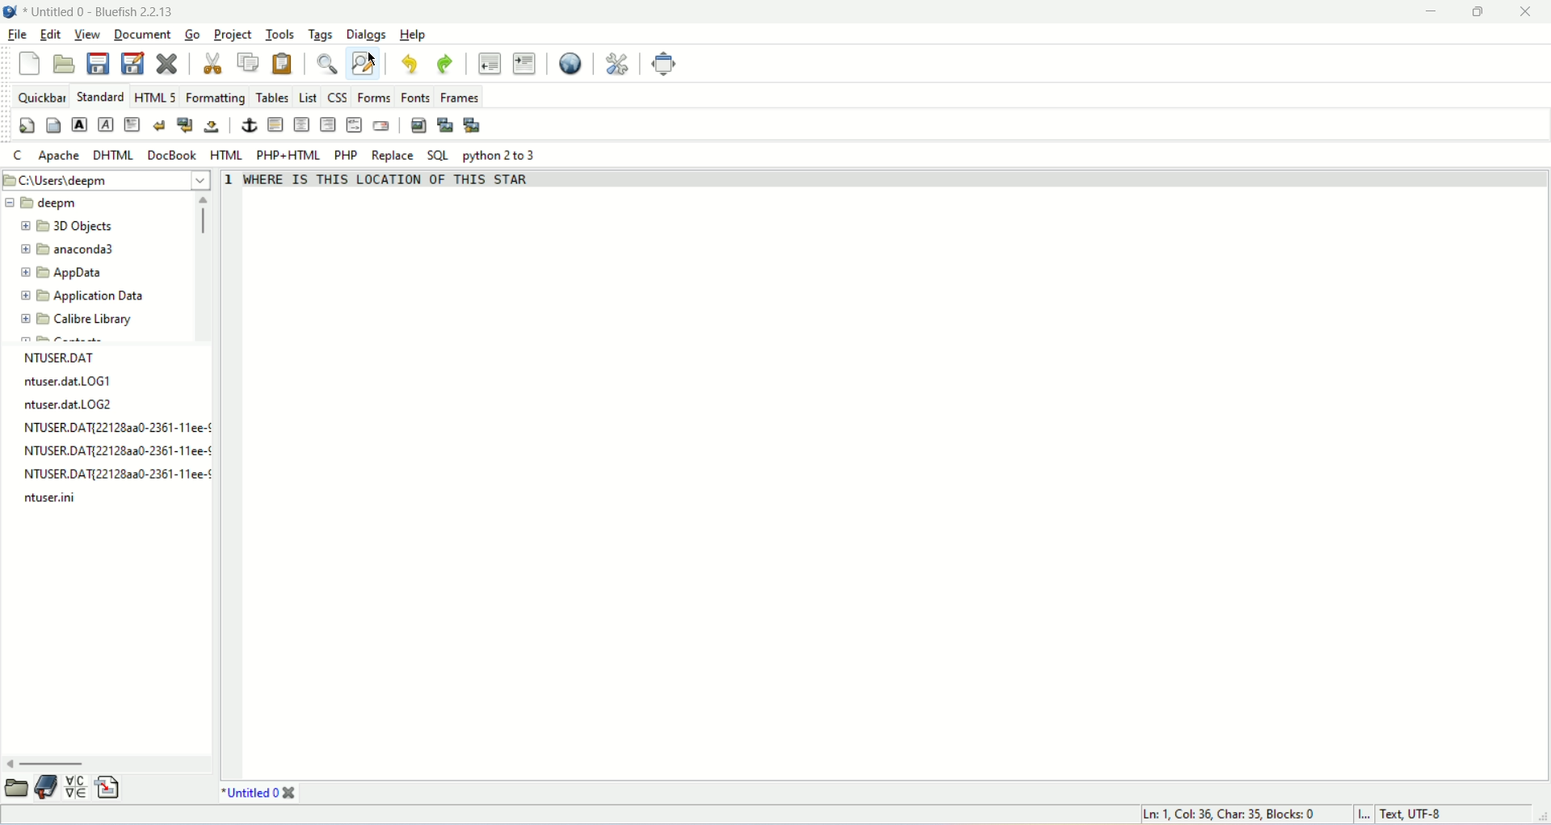 This screenshot has width=1551, height=825. What do you see at coordinates (897, 474) in the screenshot?
I see `editor` at bounding box center [897, 474].